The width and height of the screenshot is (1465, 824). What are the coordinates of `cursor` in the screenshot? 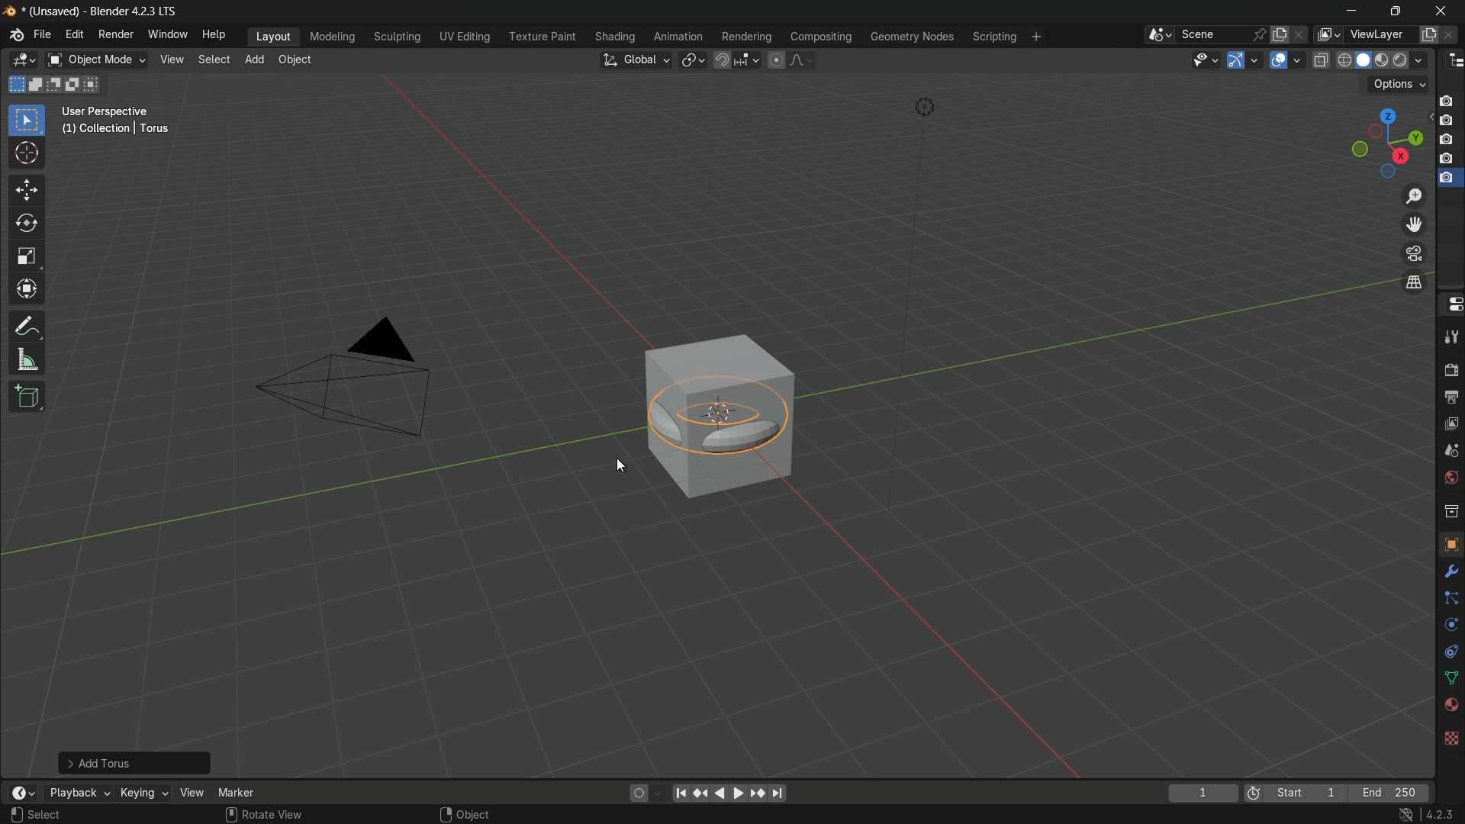 It's located at (27, 154).